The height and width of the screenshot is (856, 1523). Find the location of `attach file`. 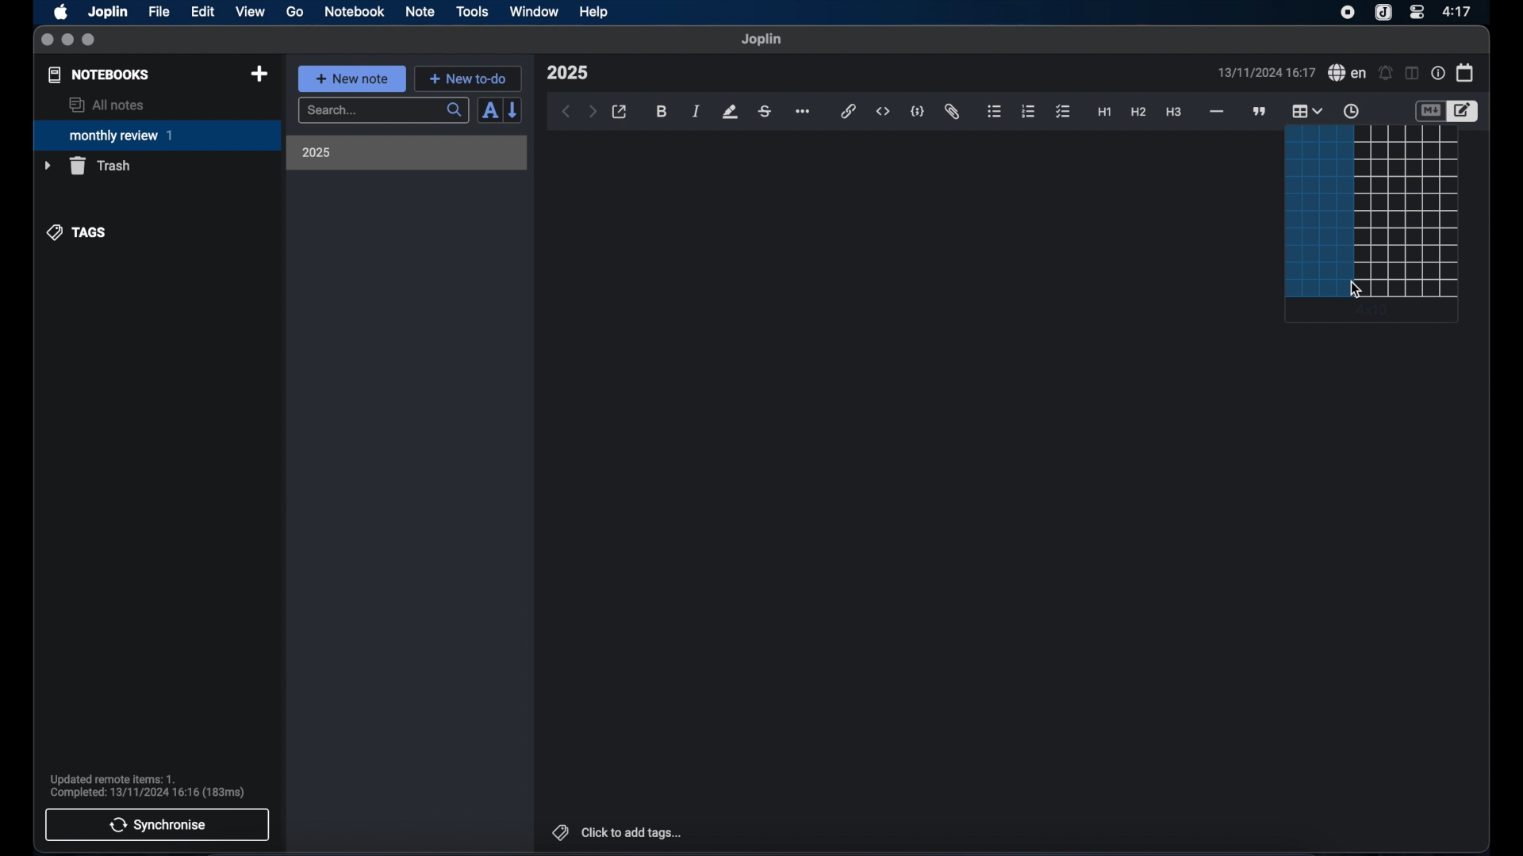

attach file is located at coordinates (952, 112).